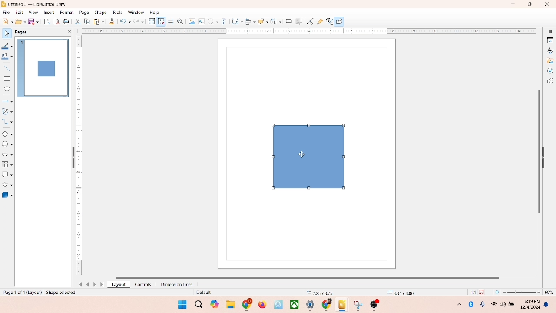  I want to click on insert line, so click(7, 68).